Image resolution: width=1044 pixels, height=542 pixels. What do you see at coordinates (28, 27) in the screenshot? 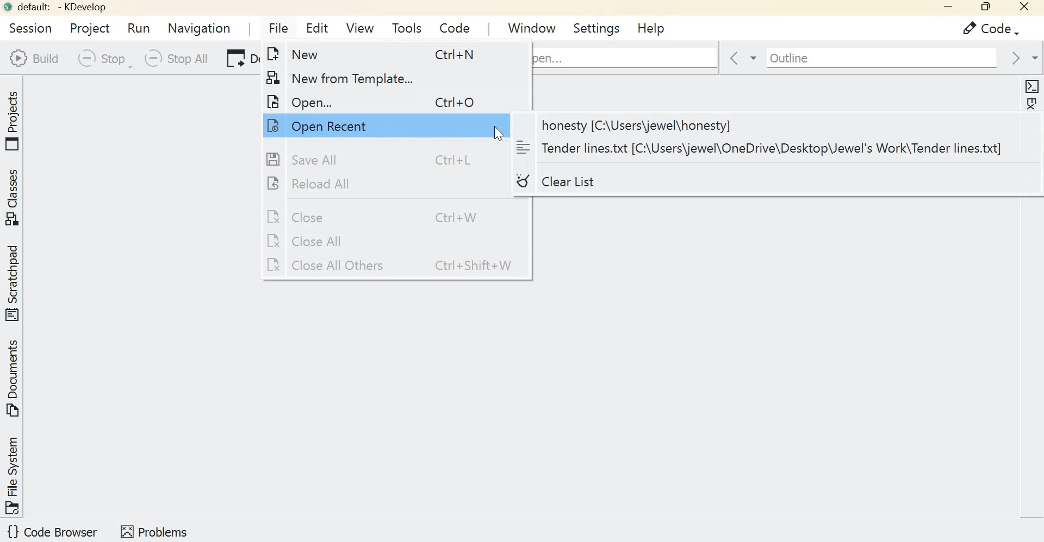
I see `Session` at bounding box center [28, 27].